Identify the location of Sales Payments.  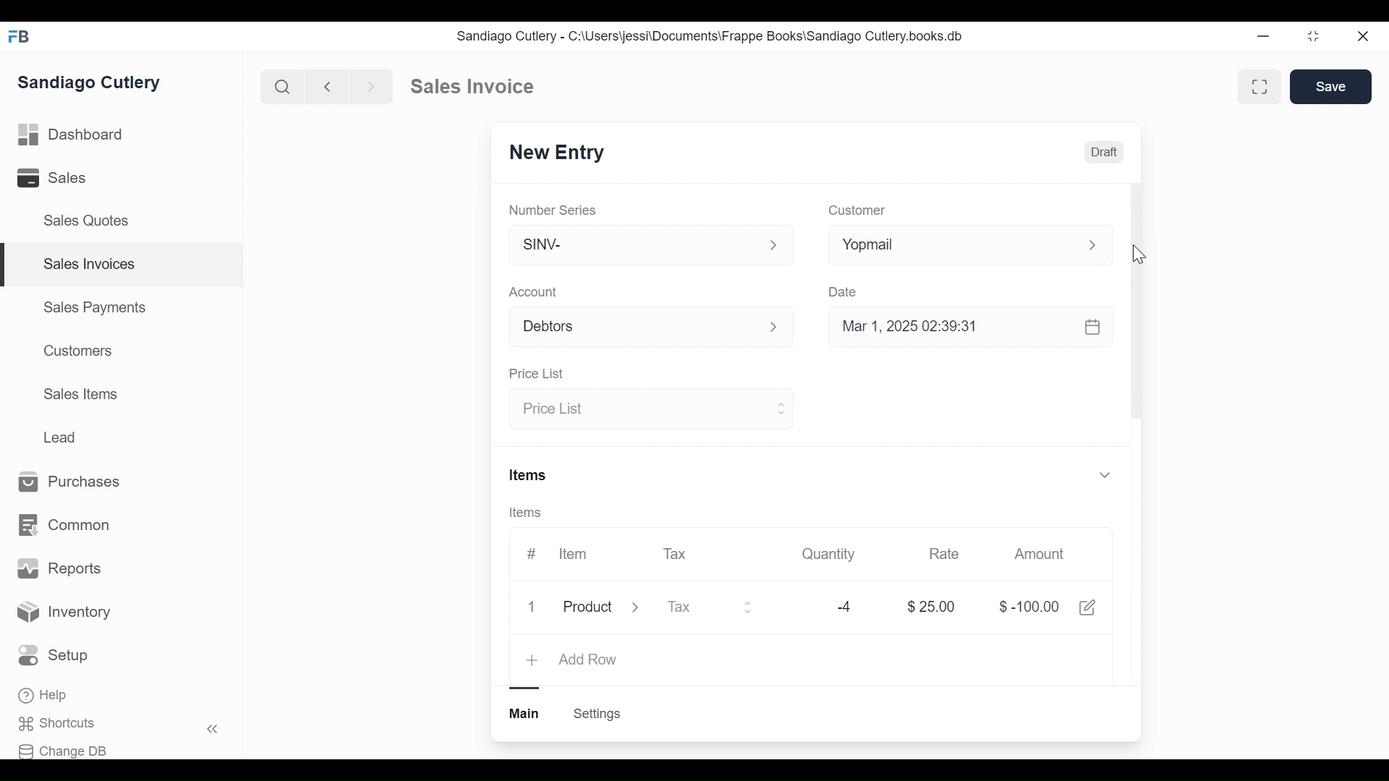
(95, 307).